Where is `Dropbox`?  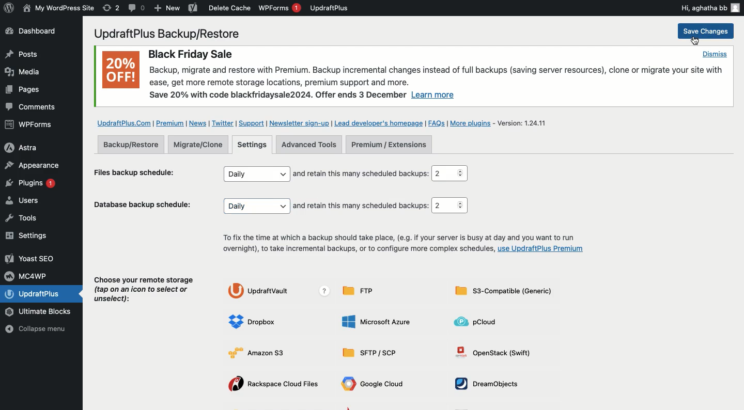
Dropbox is located at coordinates (255, 322).